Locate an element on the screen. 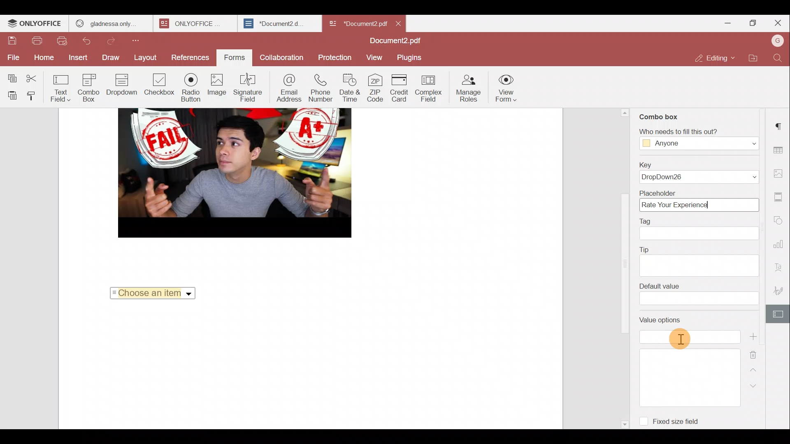  Print file is located at coordinates (37, 42).